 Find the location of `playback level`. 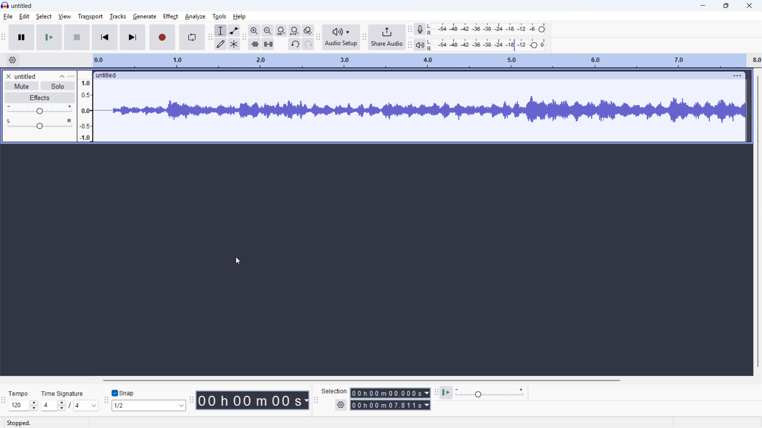

playback level is located at coordinates (489, 45).